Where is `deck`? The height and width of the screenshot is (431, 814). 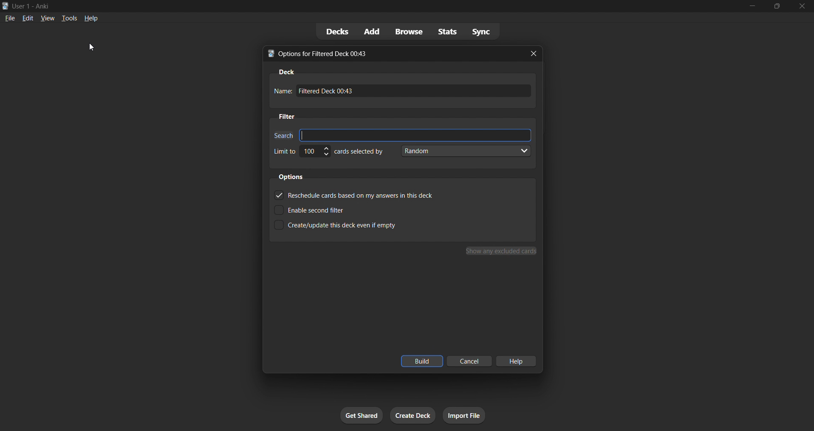
deck is located at coordinates (285, 70).